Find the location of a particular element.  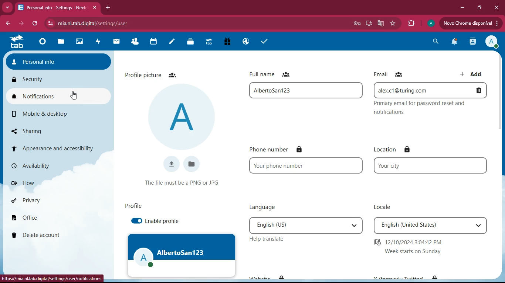

more is located at coordinates (7, 8).